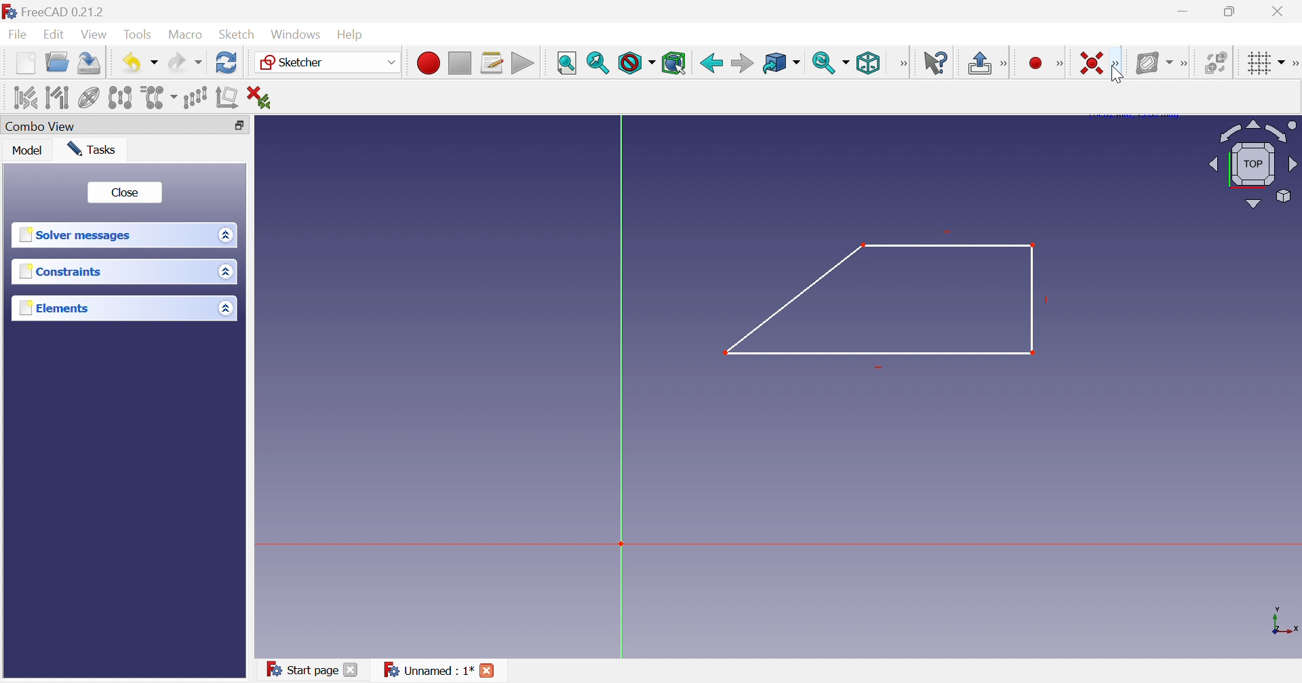 Image resolution: width=1302 pixels, height=683 pixels. I want to click on Close, so click(125, 191).